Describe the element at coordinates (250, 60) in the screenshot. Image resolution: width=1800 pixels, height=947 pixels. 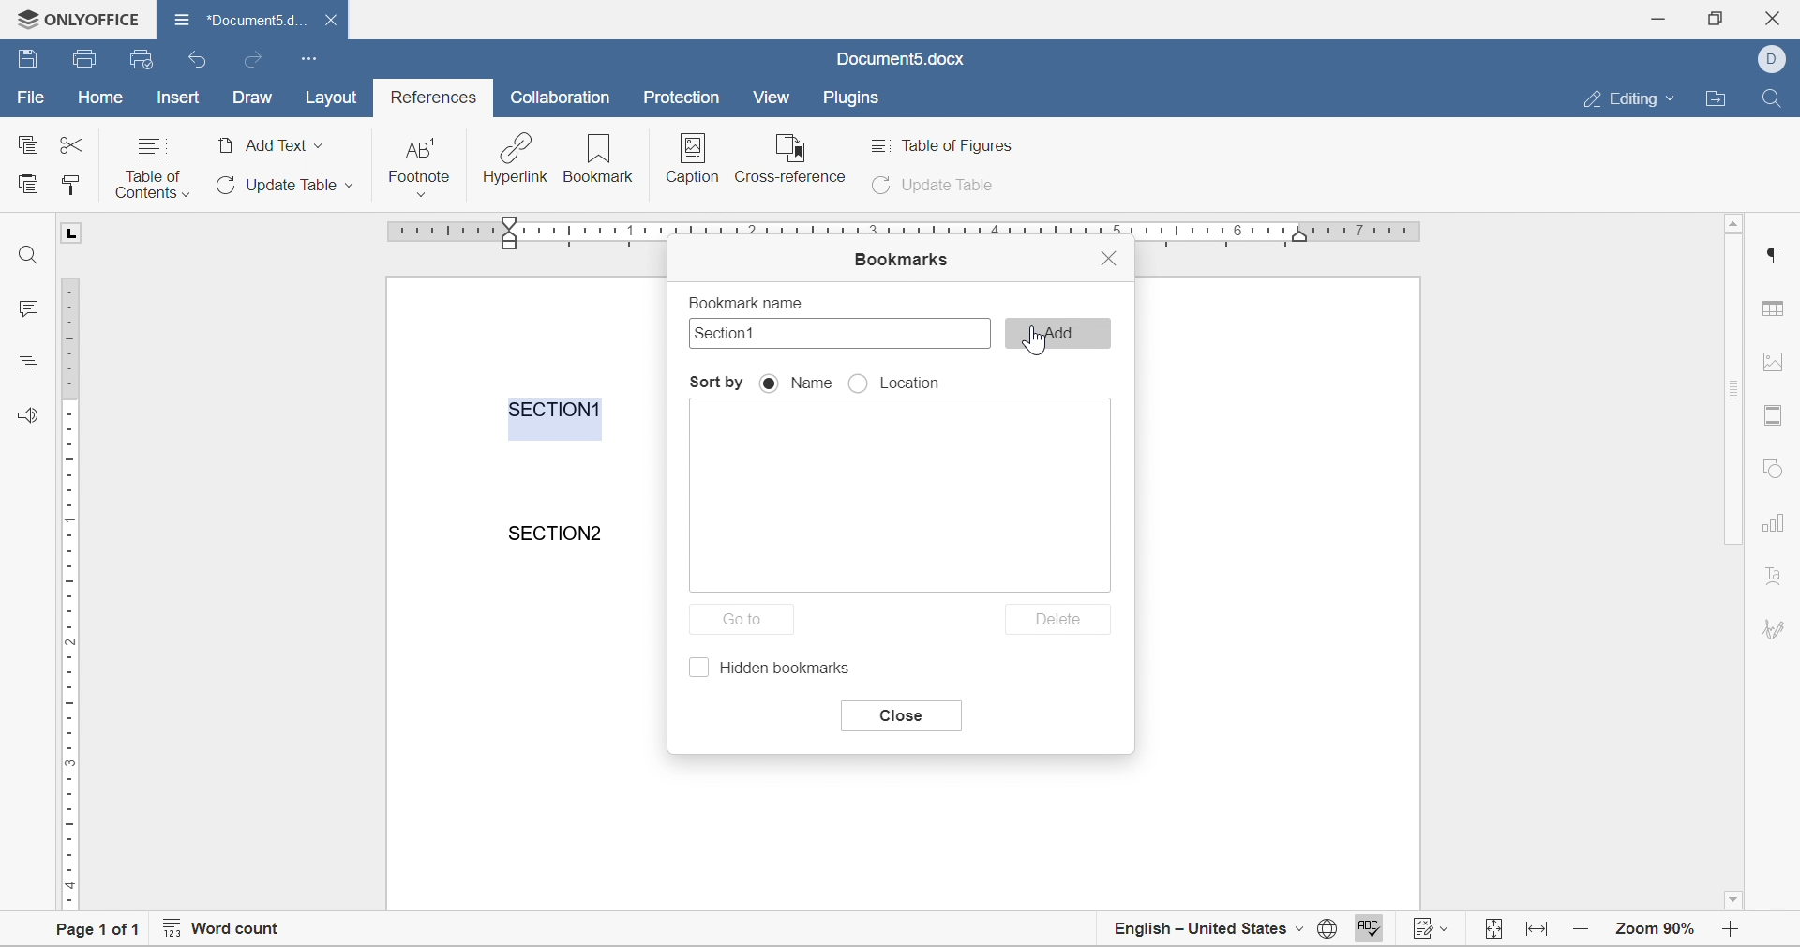
I see `redo` at that location.